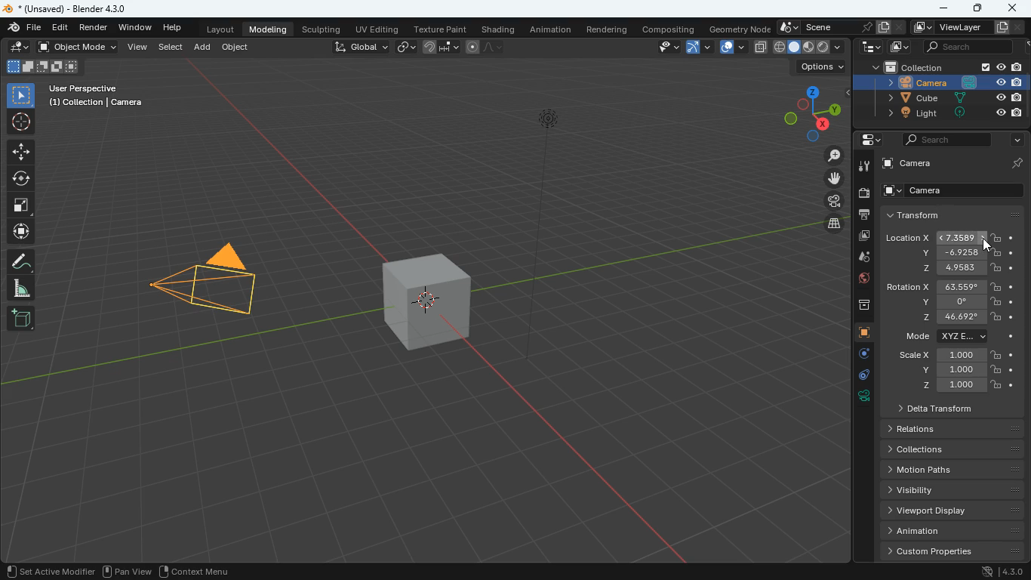 This screenshot has width=1031, height=580. Describe the element at coordinates (20, 95) in the screenshot. I see `select` at that location.